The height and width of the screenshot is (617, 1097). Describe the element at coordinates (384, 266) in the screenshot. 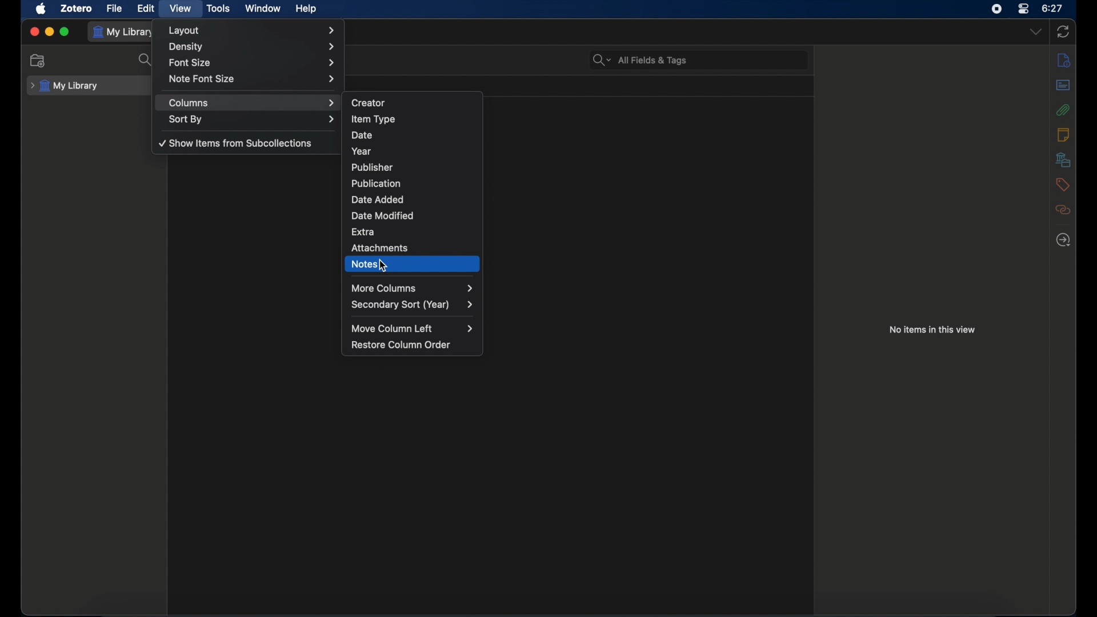

I see `cursor` at that location.